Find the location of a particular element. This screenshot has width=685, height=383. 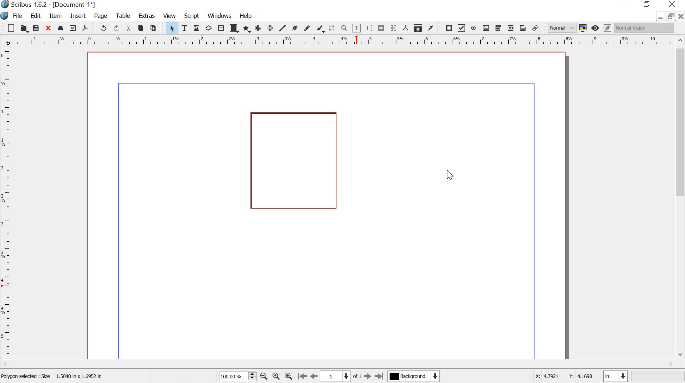

rotate item is located at coordinates (332, 29).